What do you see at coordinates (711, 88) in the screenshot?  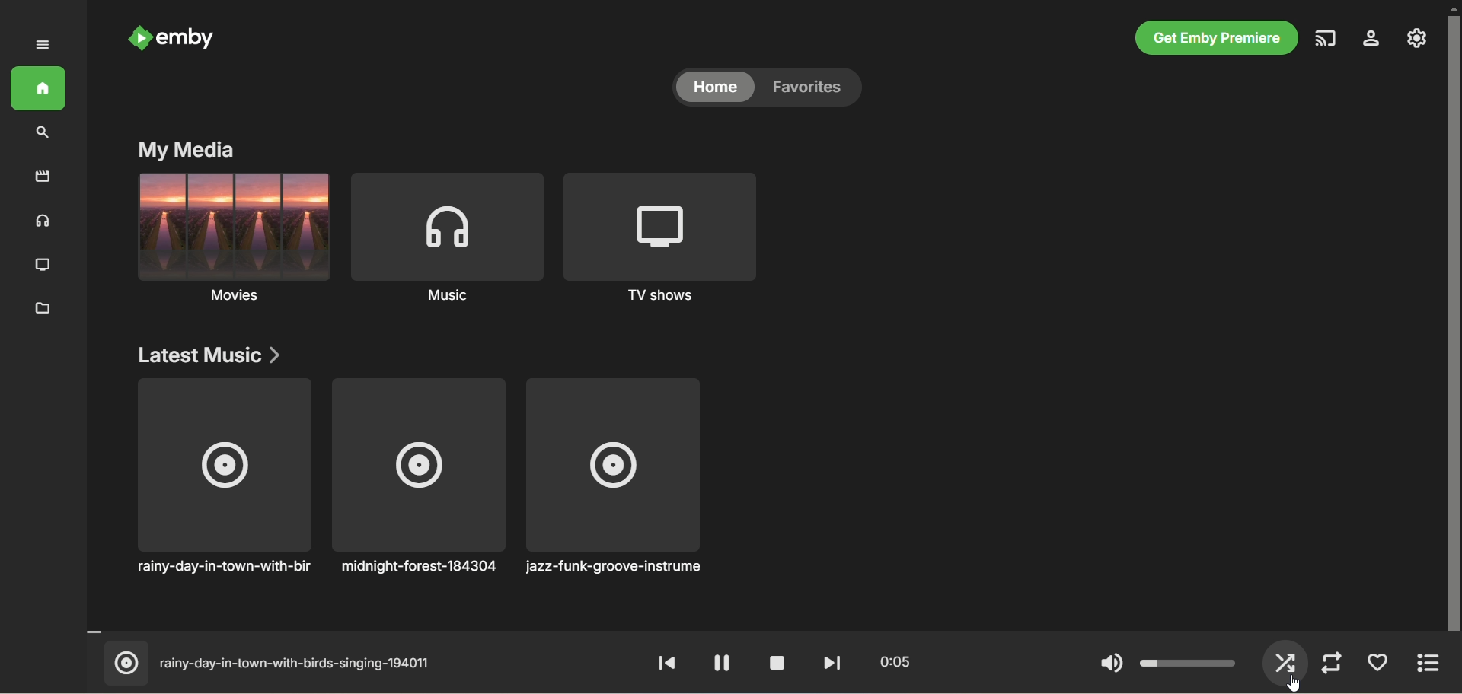 I see `home` at bounding box center [711, 88].